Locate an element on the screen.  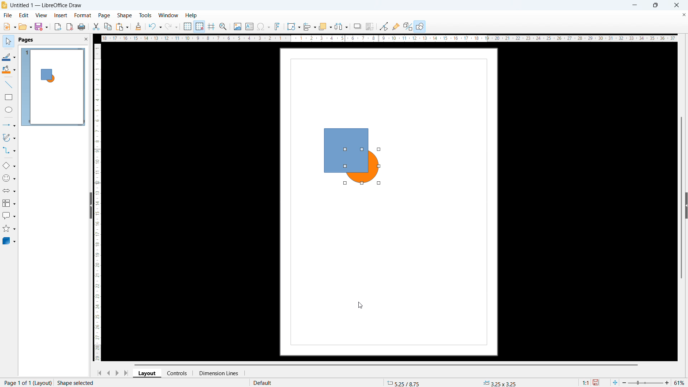
Layout  is located at coordinates (147, 374).